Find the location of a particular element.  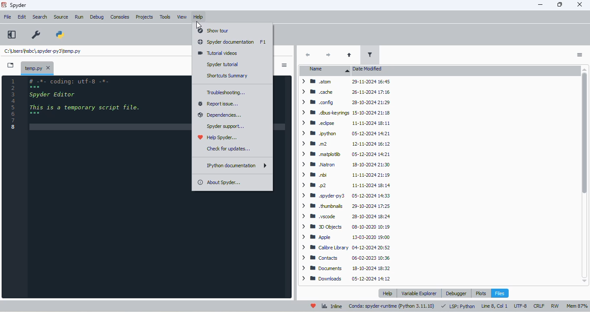

> mm .m2 12-11-2024 16:12 is located at coordinates (345, 143).